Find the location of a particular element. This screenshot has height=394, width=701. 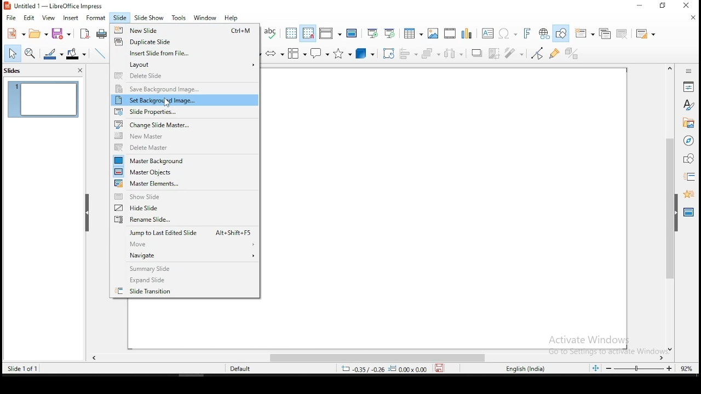

callout shapes is located at coordinates (319, 53).